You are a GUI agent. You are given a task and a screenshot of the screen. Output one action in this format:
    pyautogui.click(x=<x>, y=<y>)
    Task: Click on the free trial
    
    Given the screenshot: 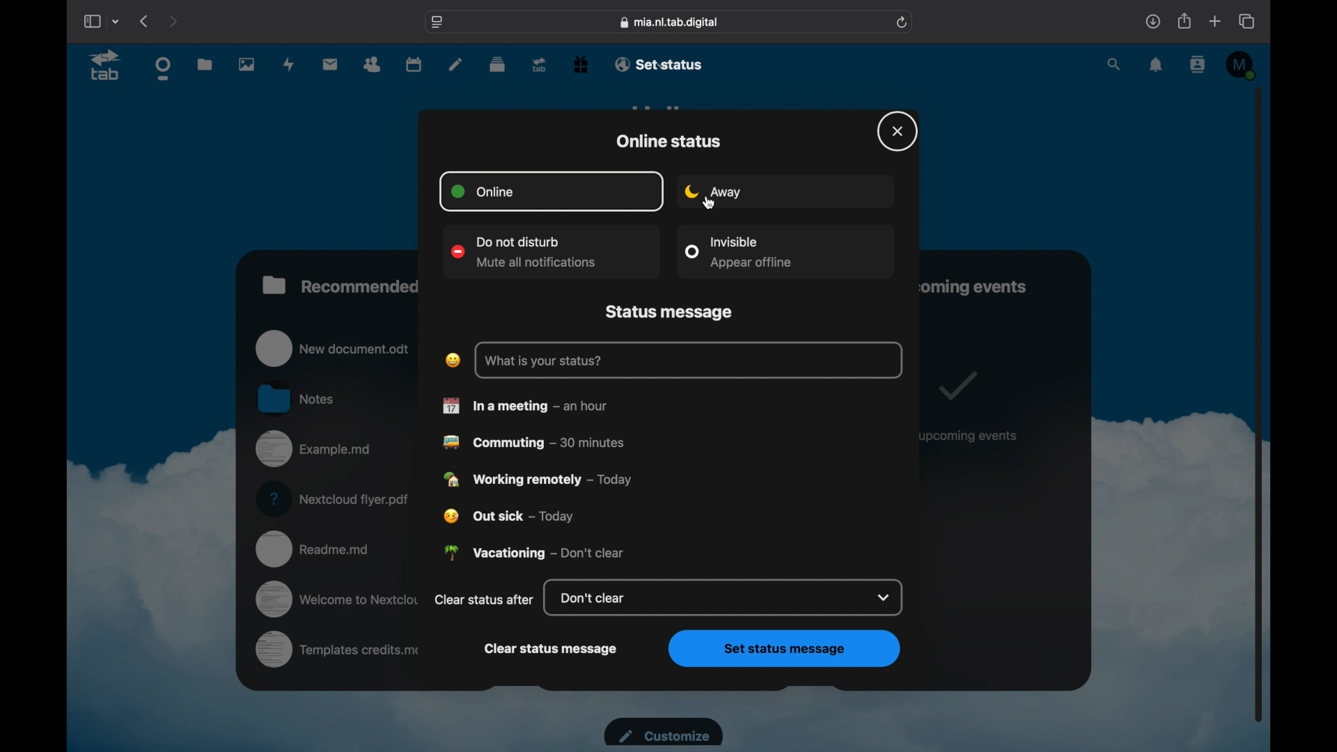 What is the action you would take?
    pyautogui.click(x=581, y=63)
    